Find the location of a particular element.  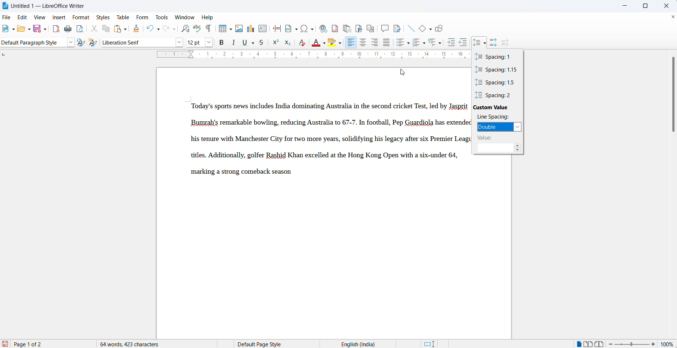

toggle unordered list is located at coordinates (408, 43).